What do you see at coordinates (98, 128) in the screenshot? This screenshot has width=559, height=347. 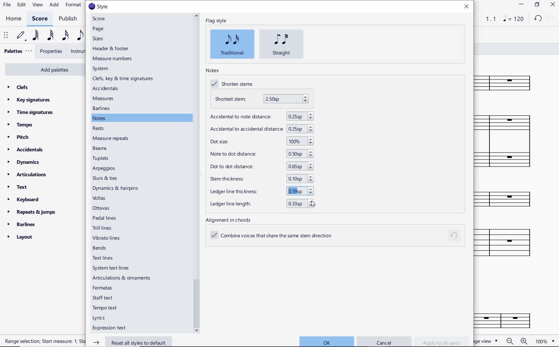 I see `rests` at bounding box center [98, 128].